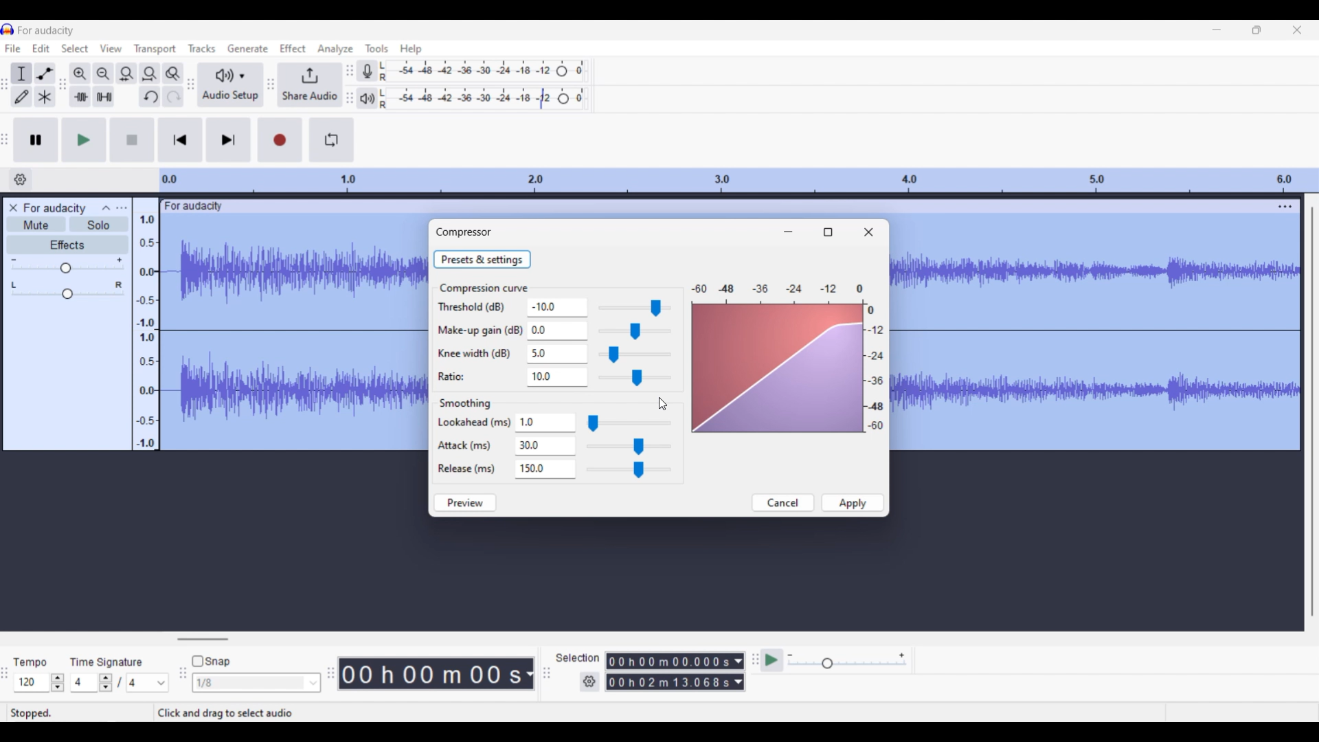 Image resolution: width=1319 pixels, height=742 pixels. Describe the element at coordinates (111, 48) in the screenshot. I see `View` at that location.